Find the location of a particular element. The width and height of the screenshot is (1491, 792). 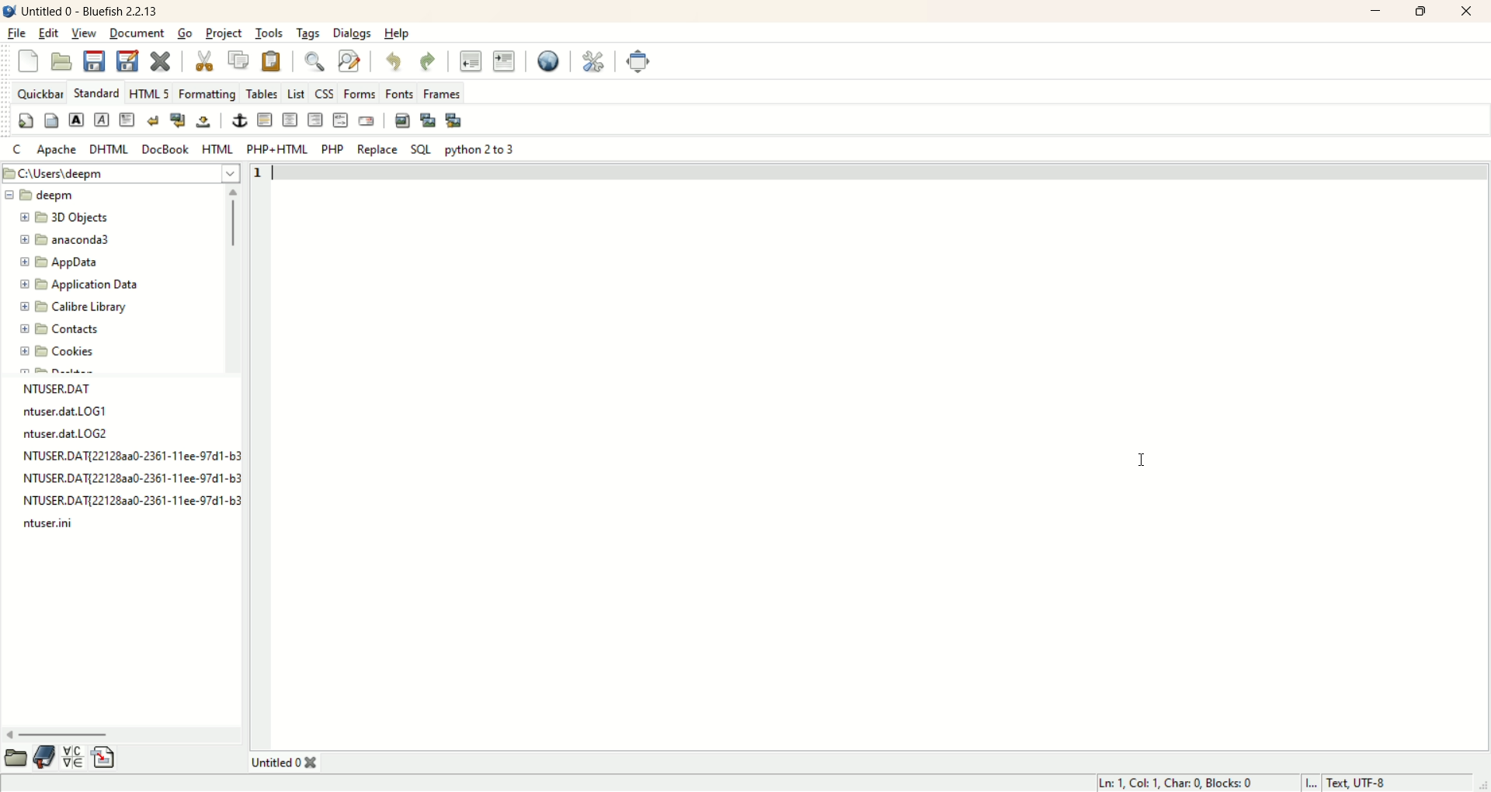

frames is located at coordinates (443, 94).